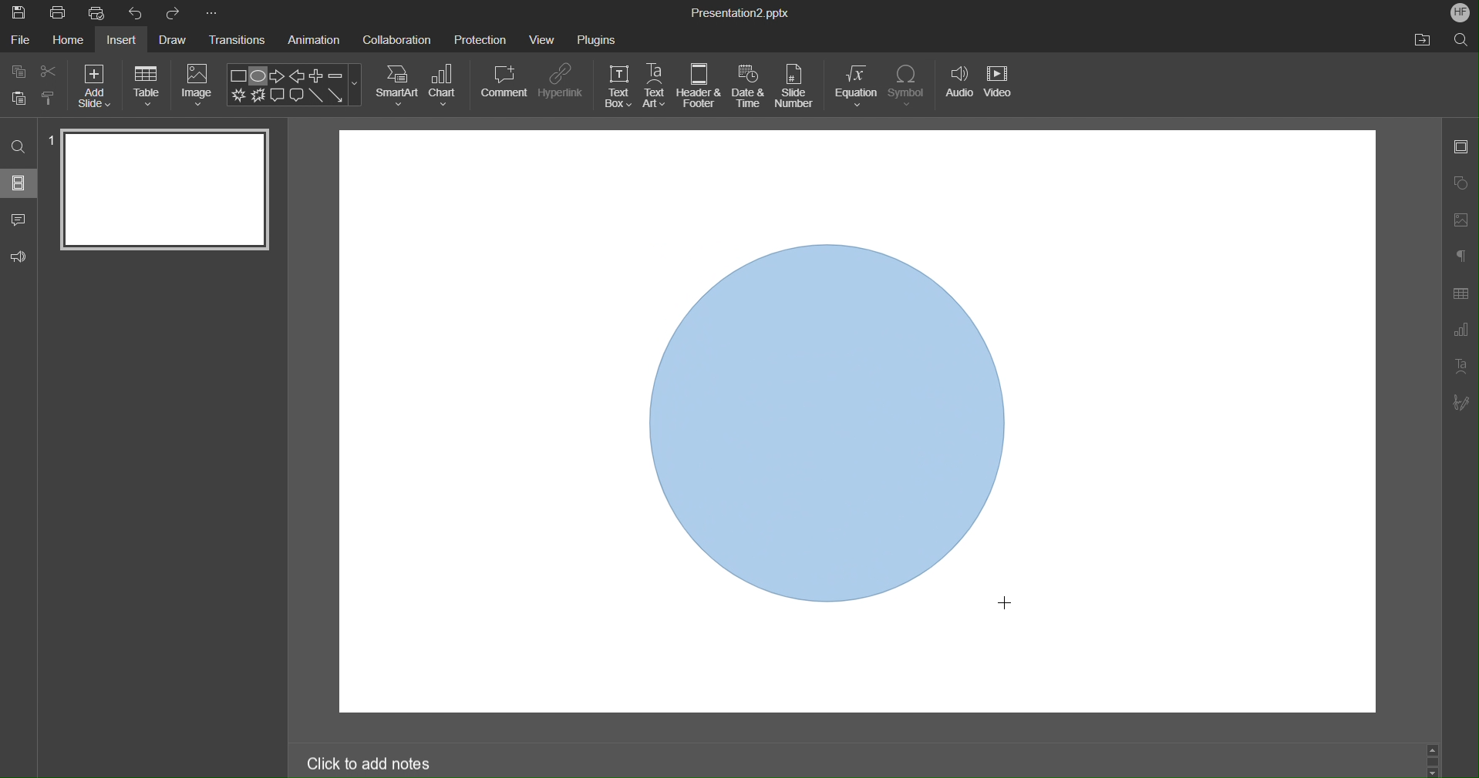 This screenshot has width=1479, height=778. I want to click on Date & Time, so click(749, 86).